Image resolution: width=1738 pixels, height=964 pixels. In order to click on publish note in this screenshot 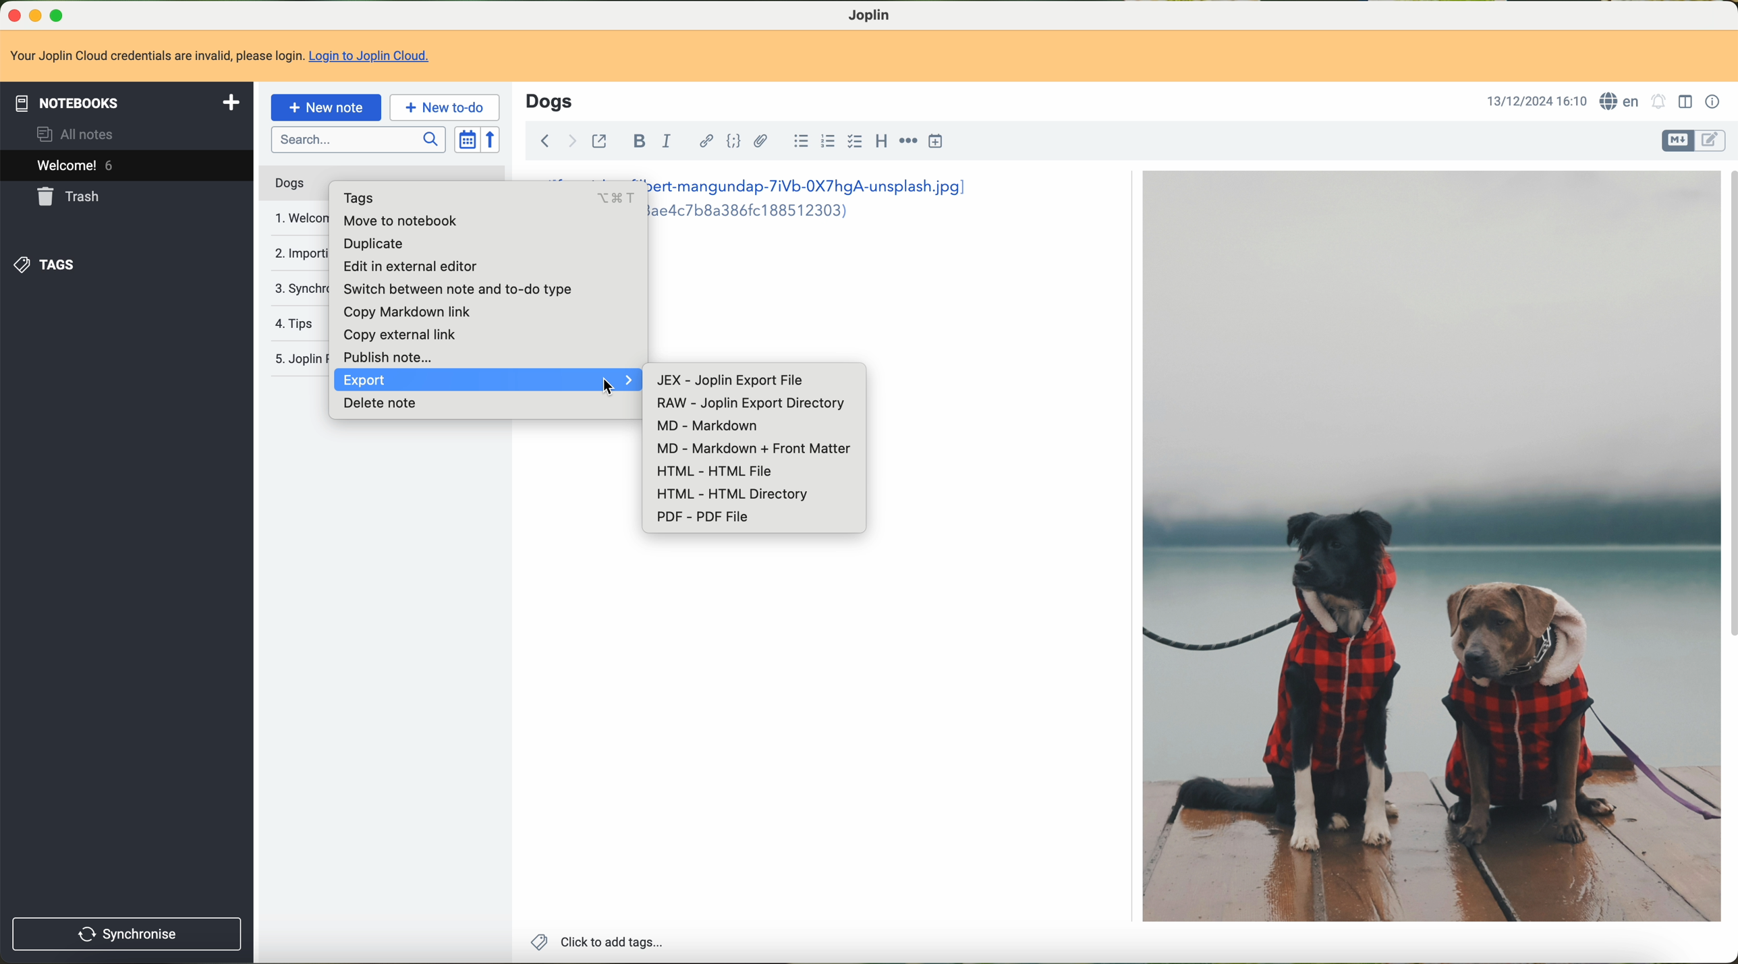, I will do `click(393, 354)`.